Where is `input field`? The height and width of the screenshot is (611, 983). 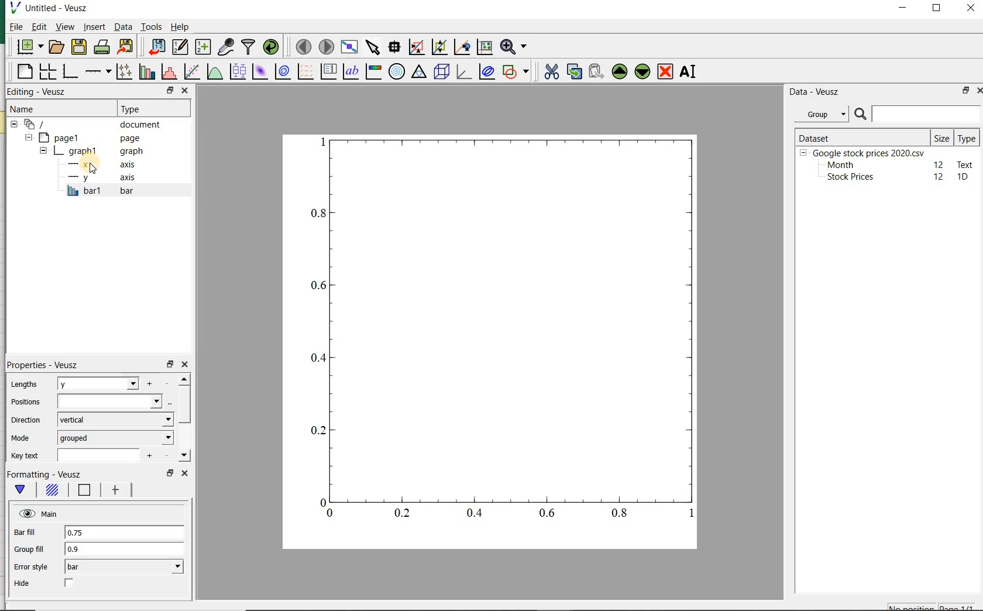 input field is located at coordinates (99, 456).